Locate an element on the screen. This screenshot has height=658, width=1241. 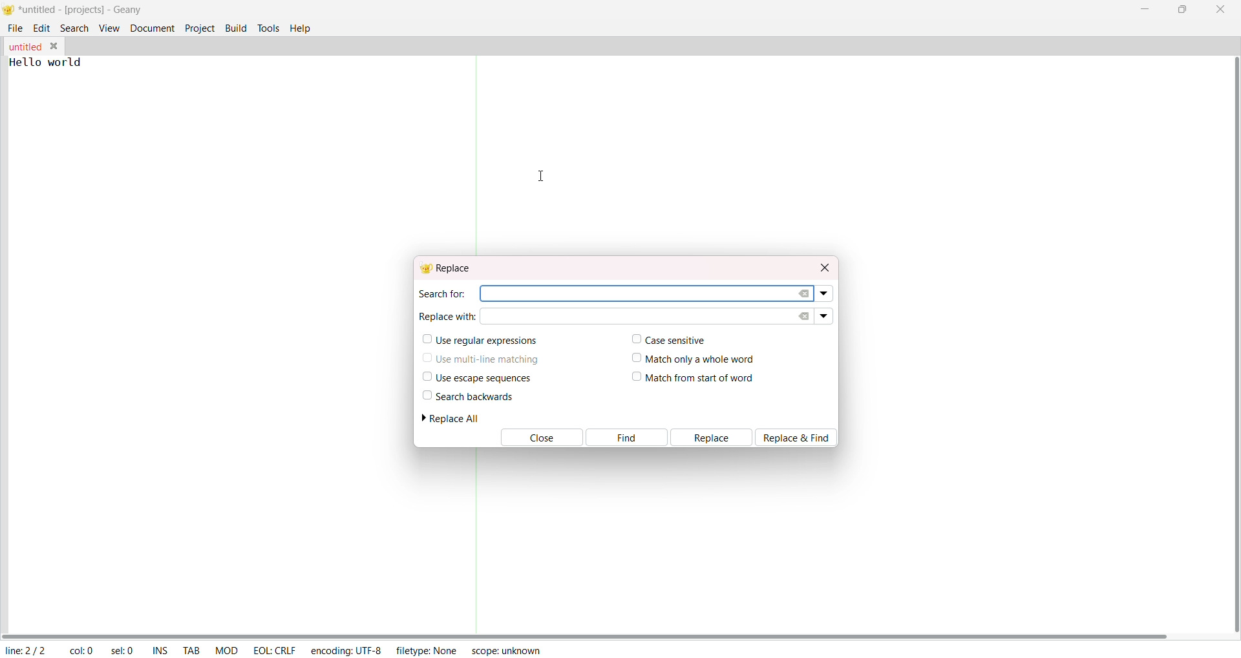
selected is located at coordinates (123, 651).